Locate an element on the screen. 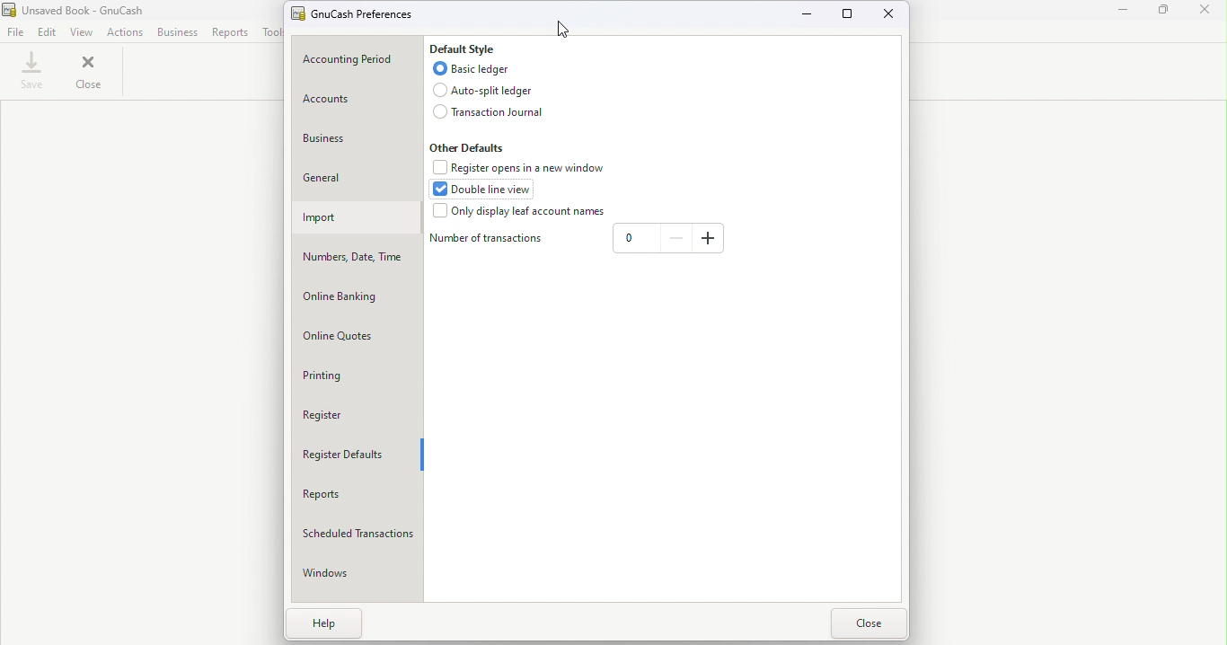  Maximize is located at coordinates (850, 17).